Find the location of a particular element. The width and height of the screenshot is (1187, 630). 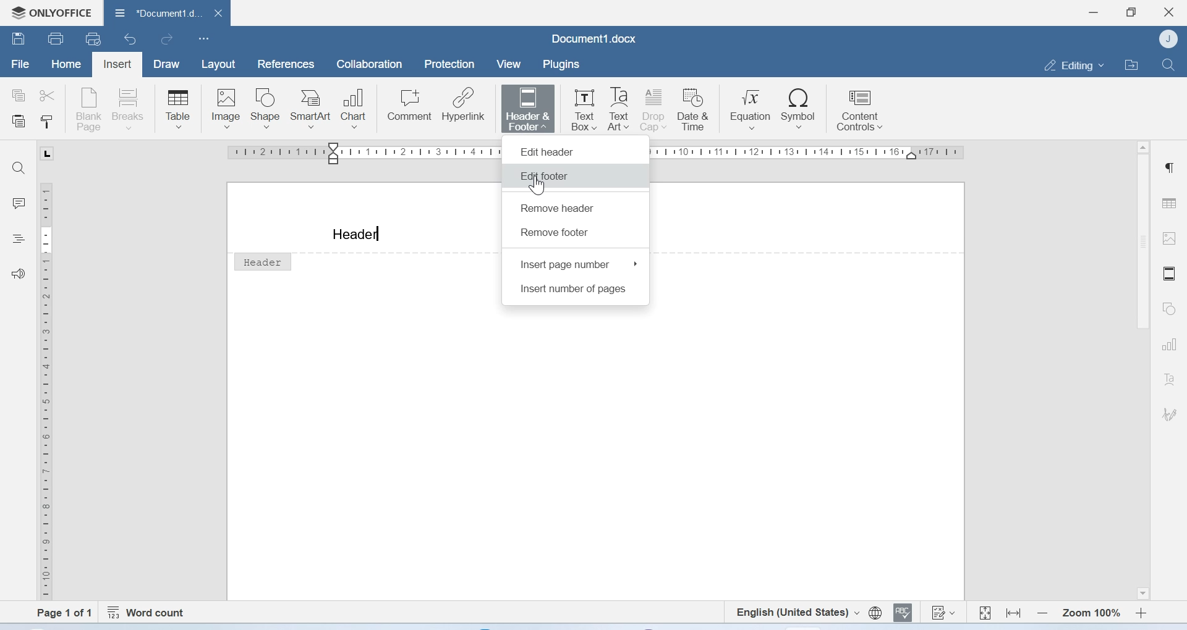

Header is located at coordinates (262, 261).